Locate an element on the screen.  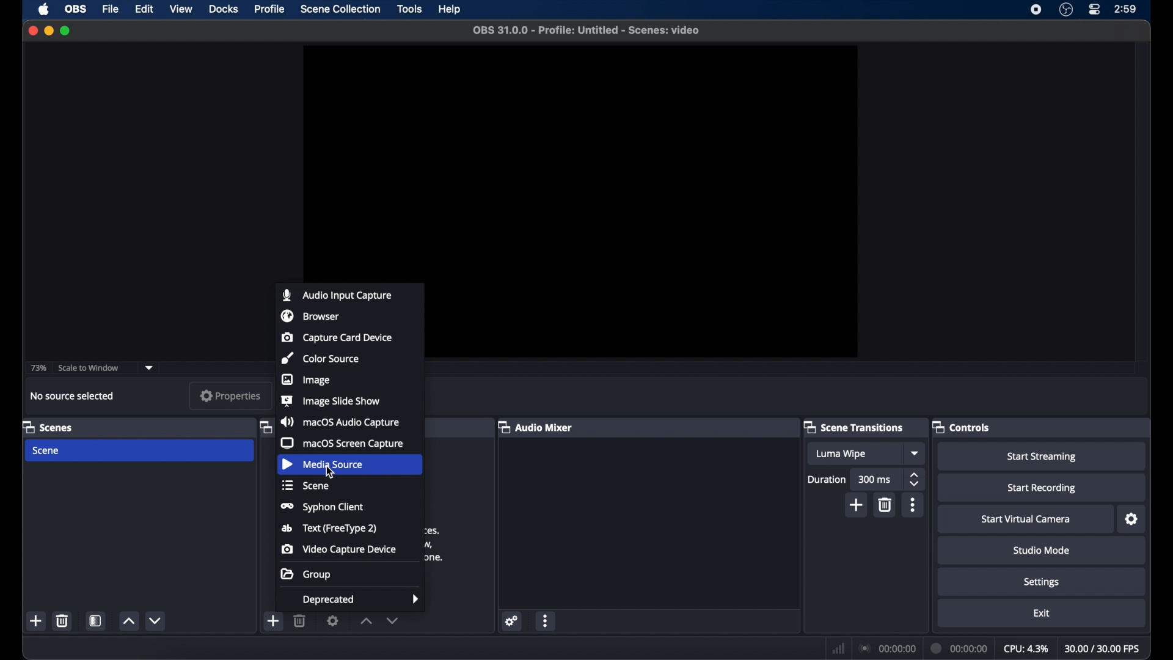
delete is located at coordinates (886, 505).